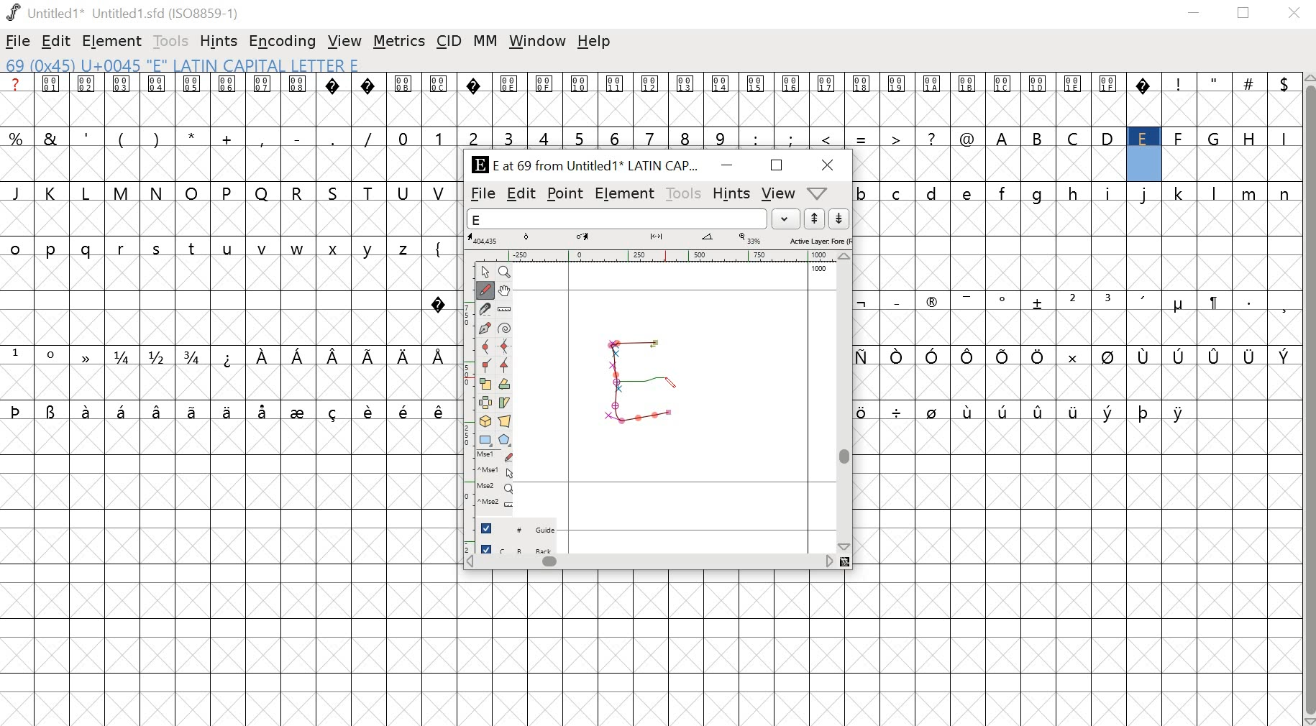 The image size is (1316, 726). What do you see at coordinates (121, 13) in the screenshot?
I see `Untitled1 Untitled 1.sfd (IS08859-1)` at bounding box center [121, 13].